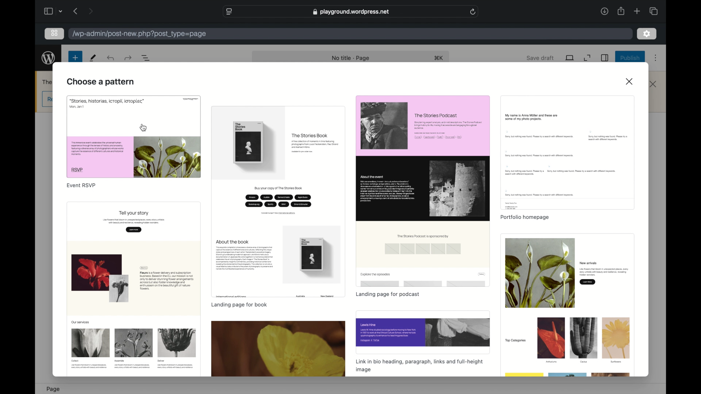 The image size is (701, 394). Describe the element at coordinates (569, 305) in the screenshot. I see `preview` at that location.